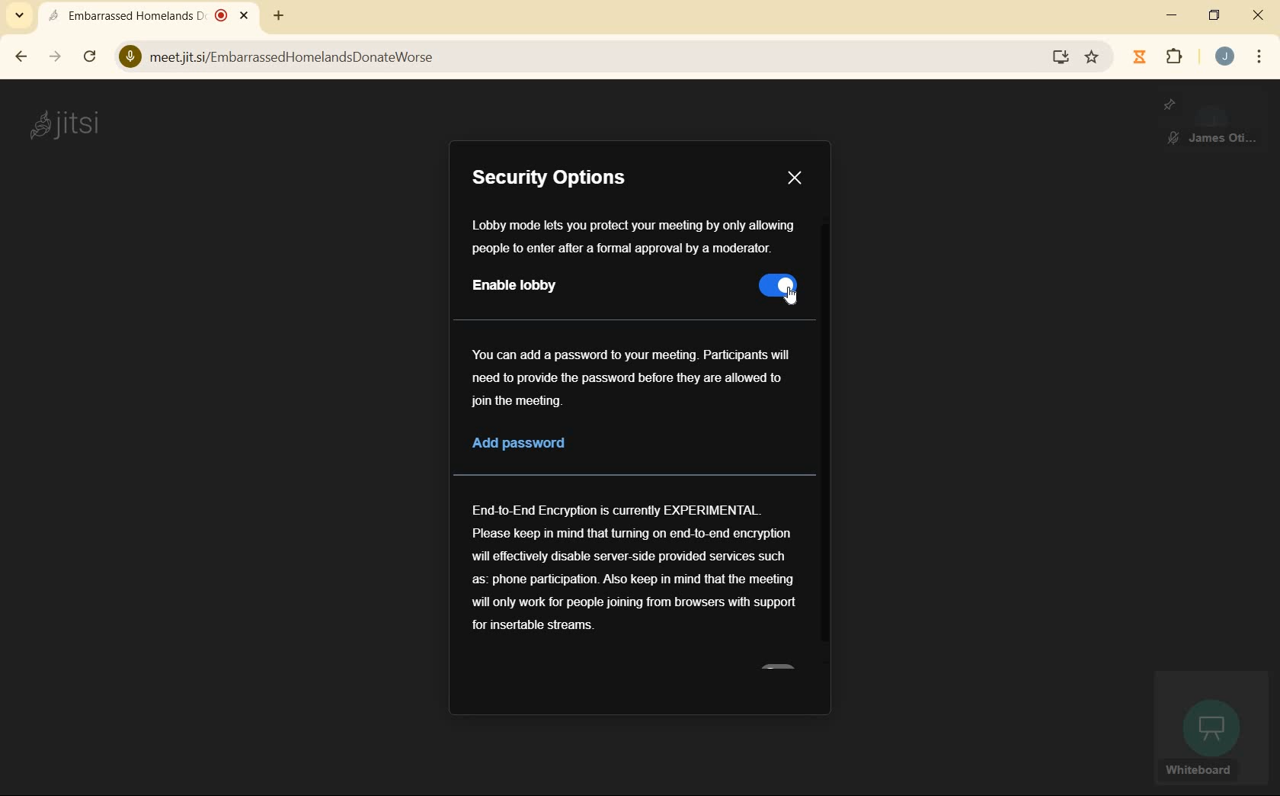 The image size is (1280, 796). I want to click on Instructions on lobby mode, so click(633, 237).